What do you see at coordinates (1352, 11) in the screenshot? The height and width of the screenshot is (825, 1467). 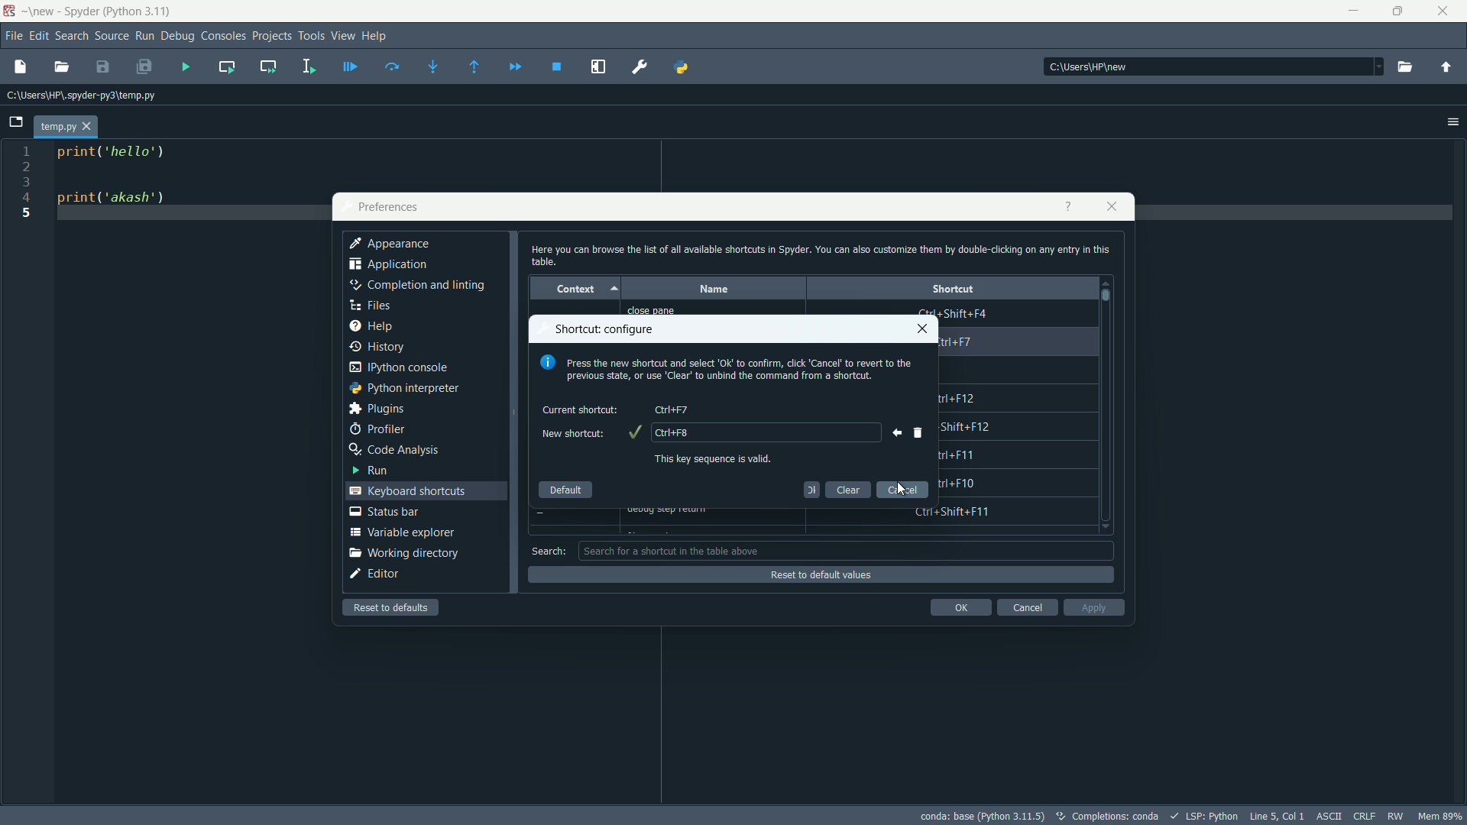 I see `minimize` at bounding box center [1352, 11].